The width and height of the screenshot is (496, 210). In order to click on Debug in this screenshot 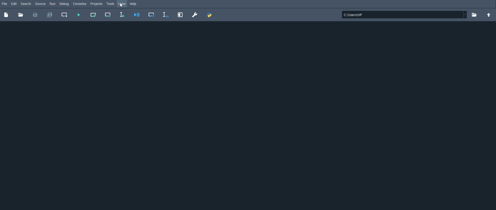, I will do `click(64, 4)`.